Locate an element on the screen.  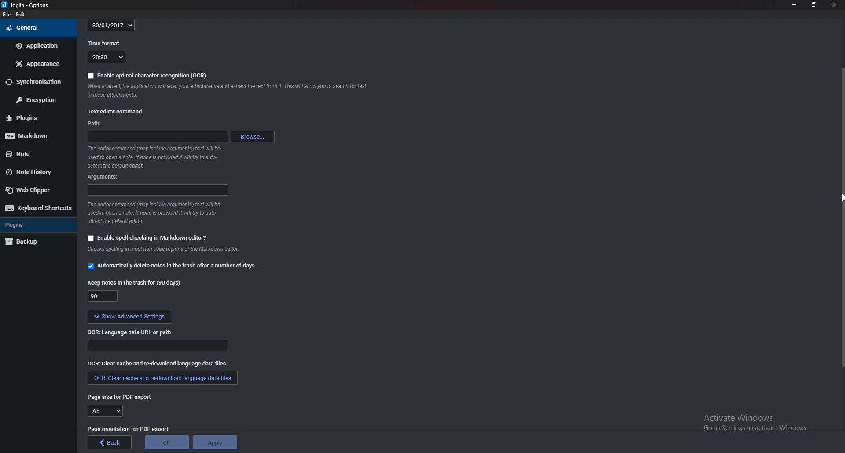
file is located at coordinates (7, 15).